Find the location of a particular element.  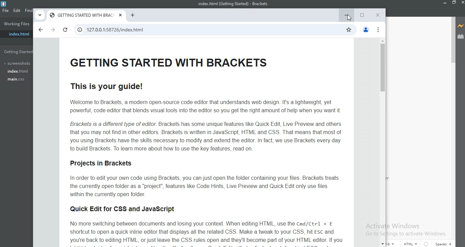

Index.html is located at coordinates (16, 34).